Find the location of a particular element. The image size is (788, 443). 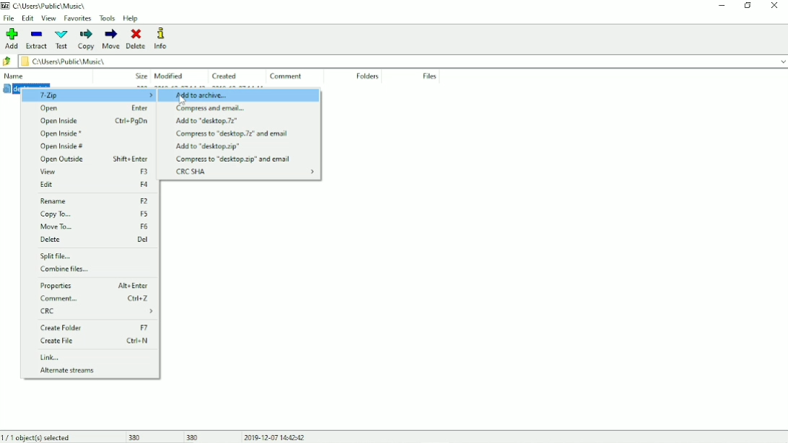

Open is located at coordinates (92, 109).